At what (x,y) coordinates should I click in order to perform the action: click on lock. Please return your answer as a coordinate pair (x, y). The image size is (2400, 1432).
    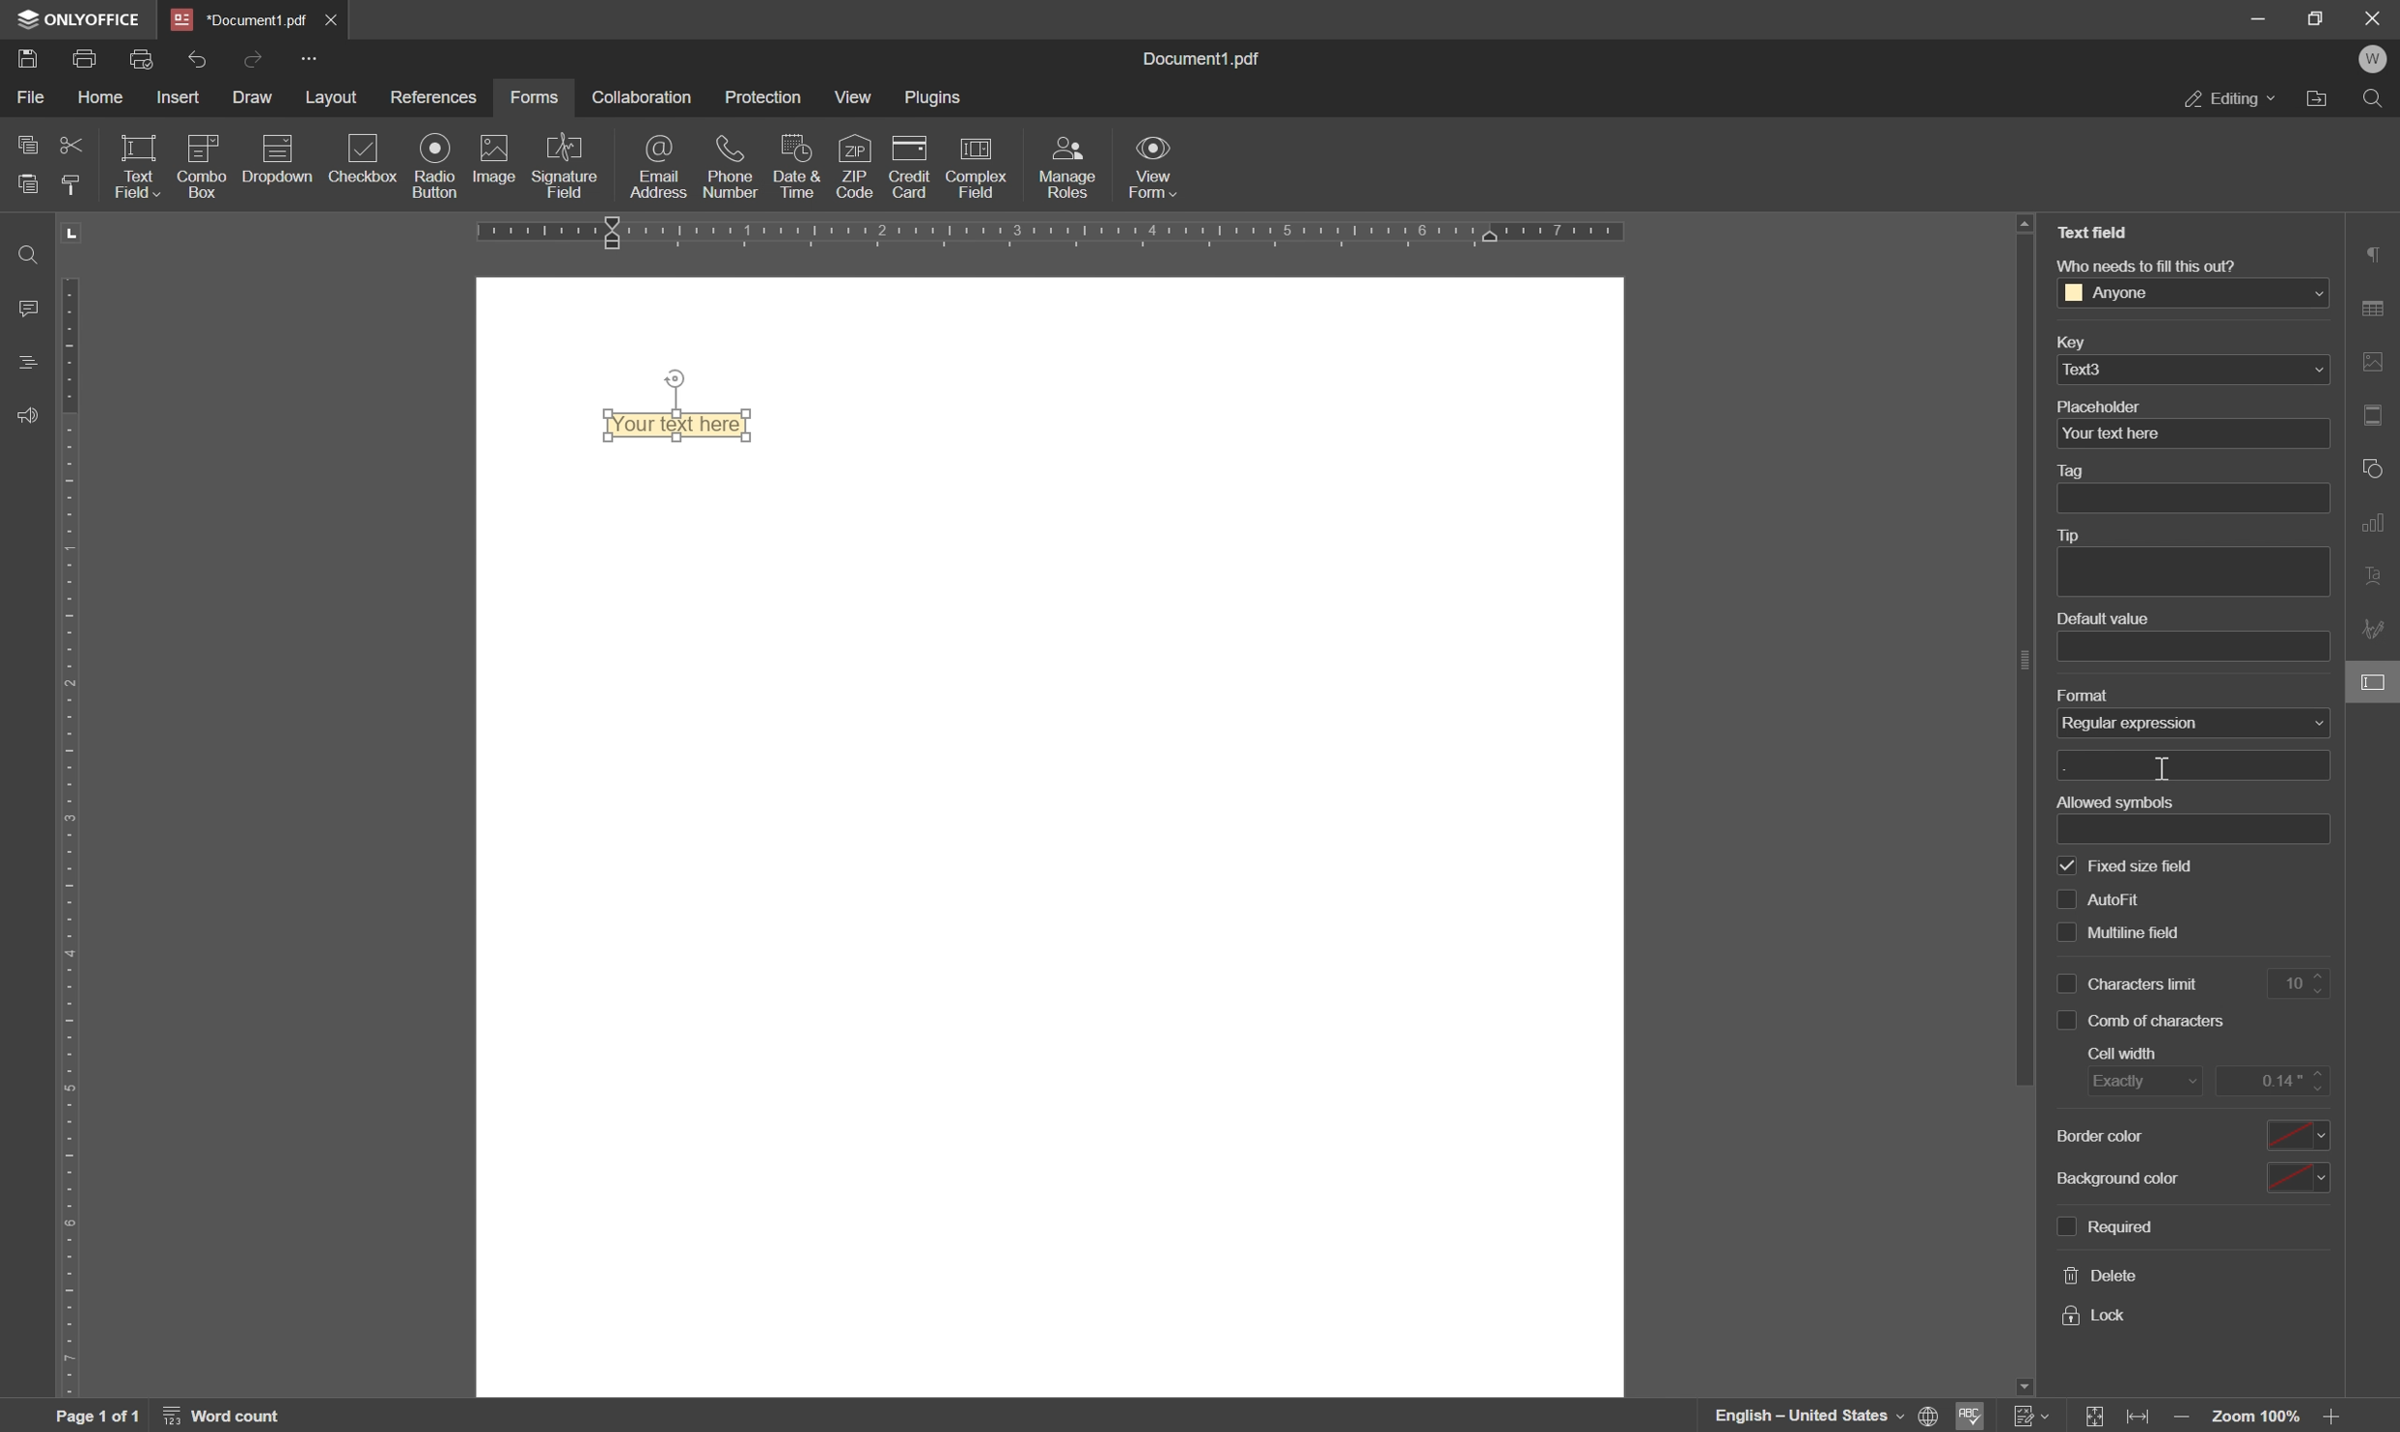
    Looking at the image, I should click on (2097, 1316).